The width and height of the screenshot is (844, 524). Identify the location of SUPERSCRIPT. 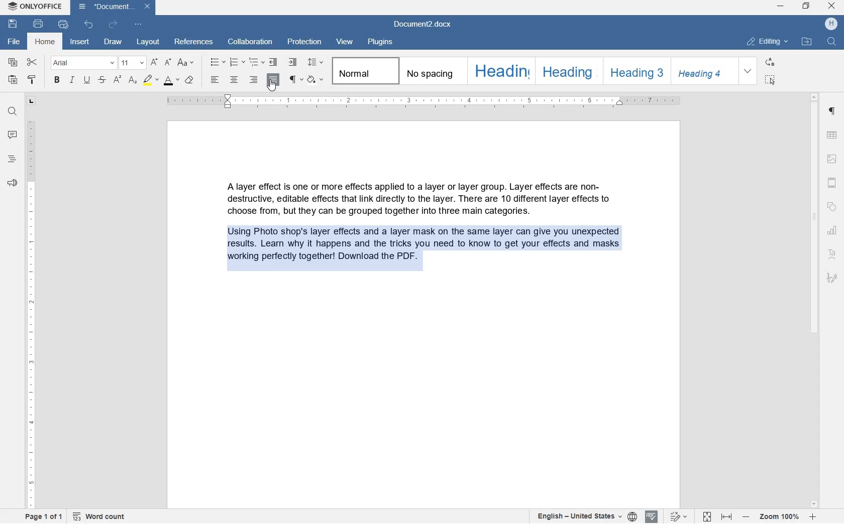
(117, 80).